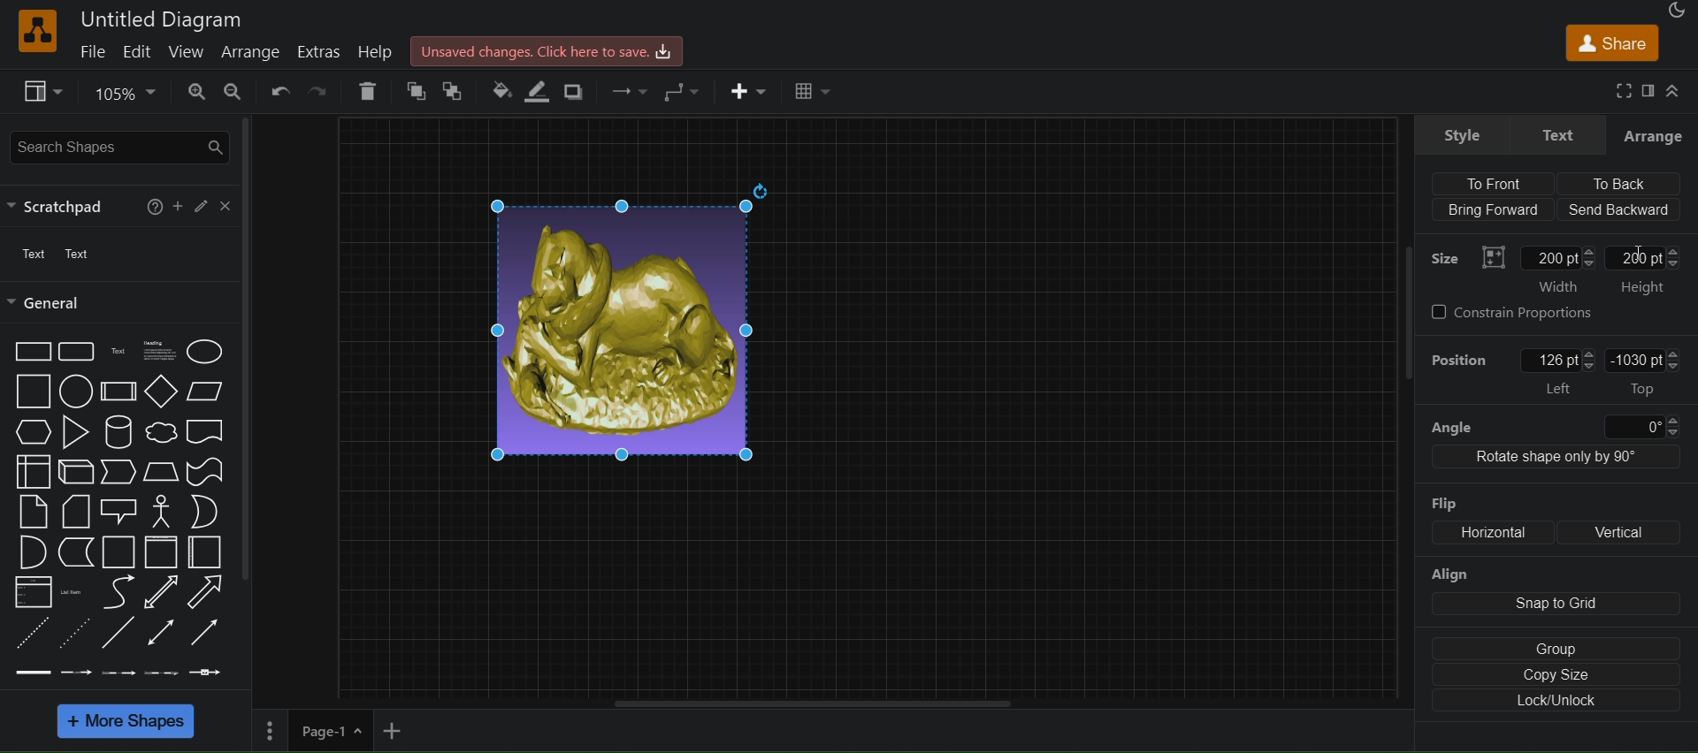  I want to click on Arrange, so click(1654, 135).